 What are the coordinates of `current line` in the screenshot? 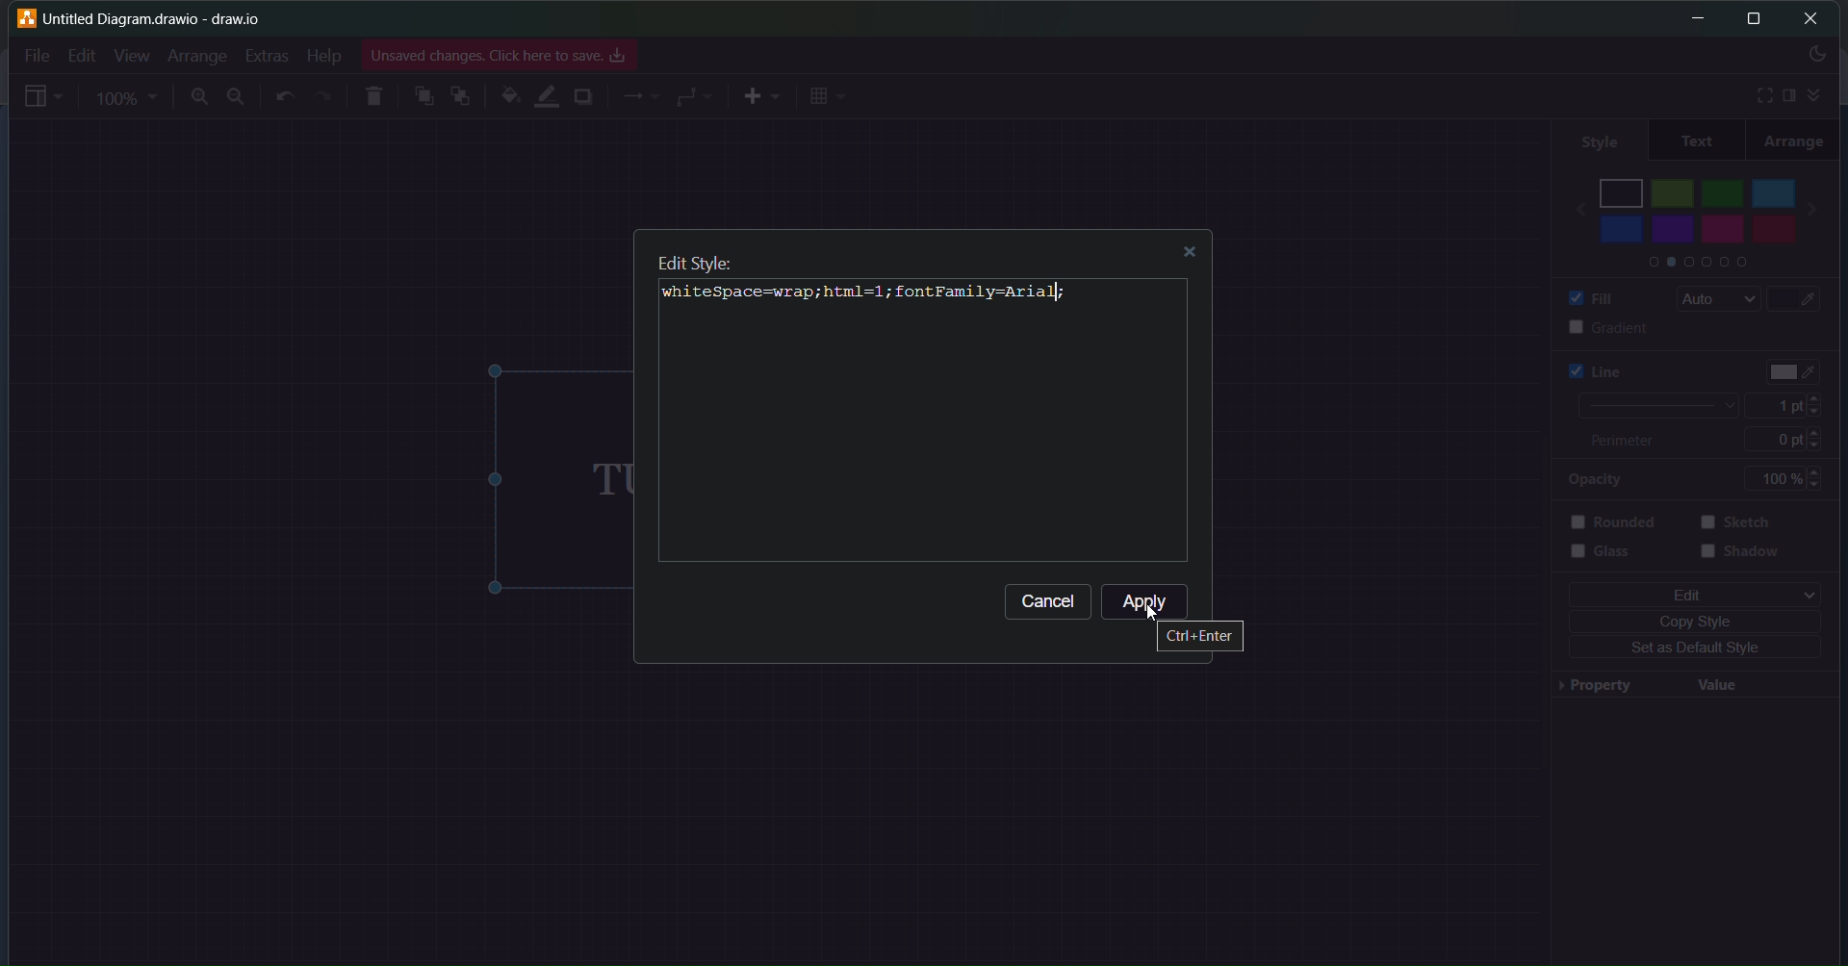 It's located at (1653, 406).